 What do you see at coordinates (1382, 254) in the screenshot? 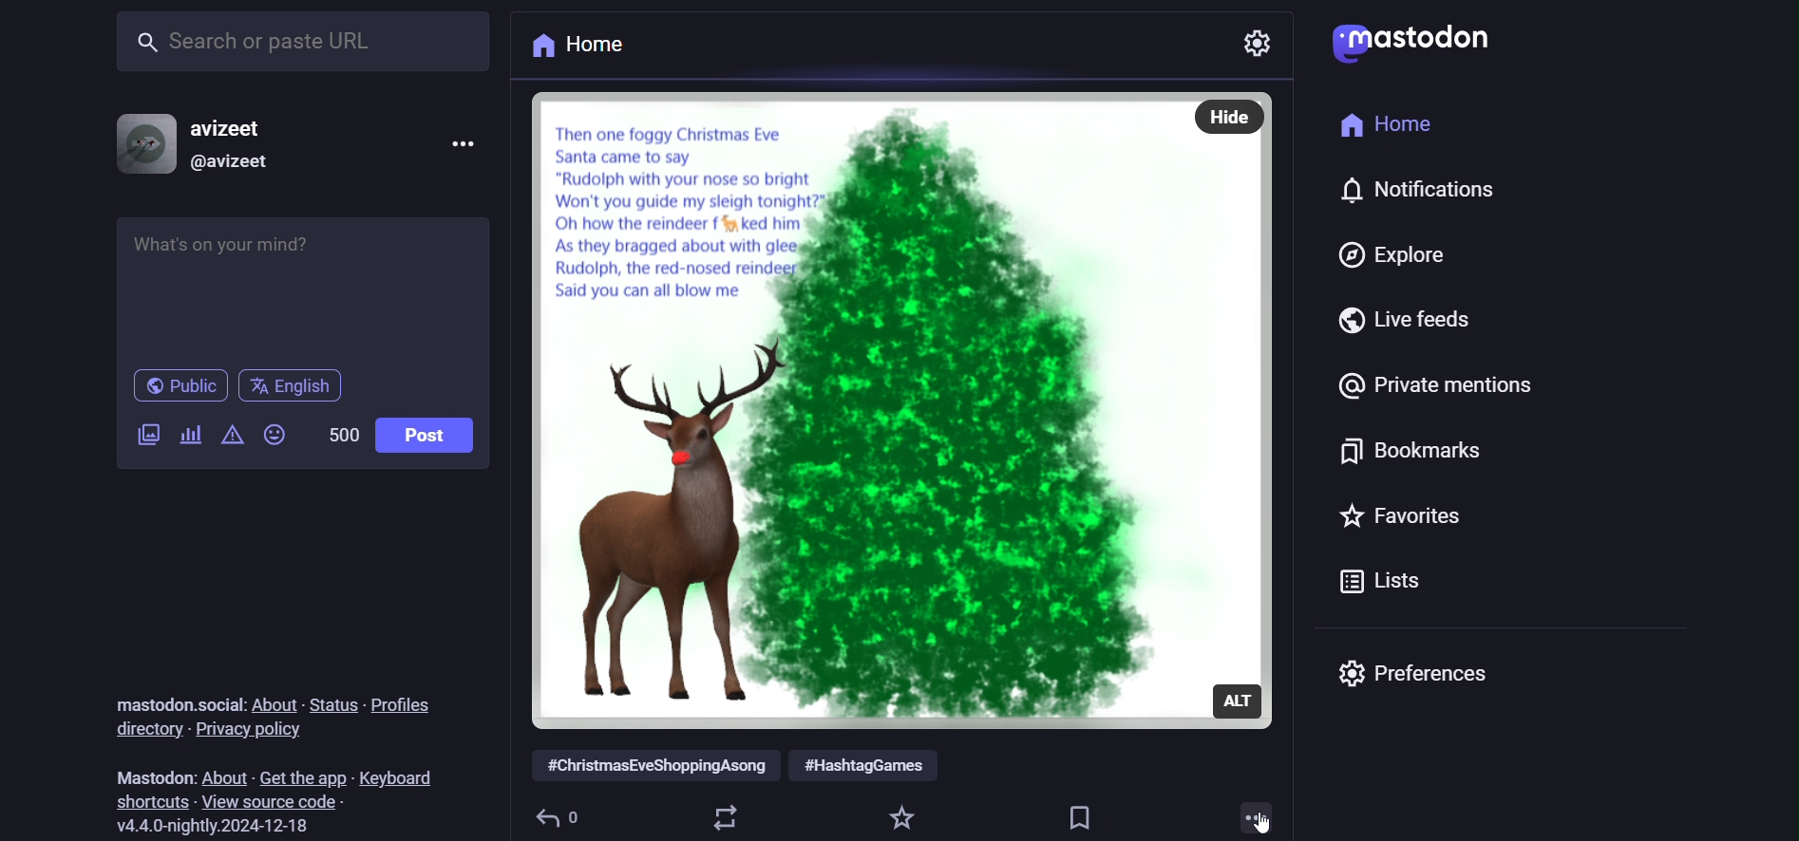
I see `explore` at bounding box center [1382, 254].